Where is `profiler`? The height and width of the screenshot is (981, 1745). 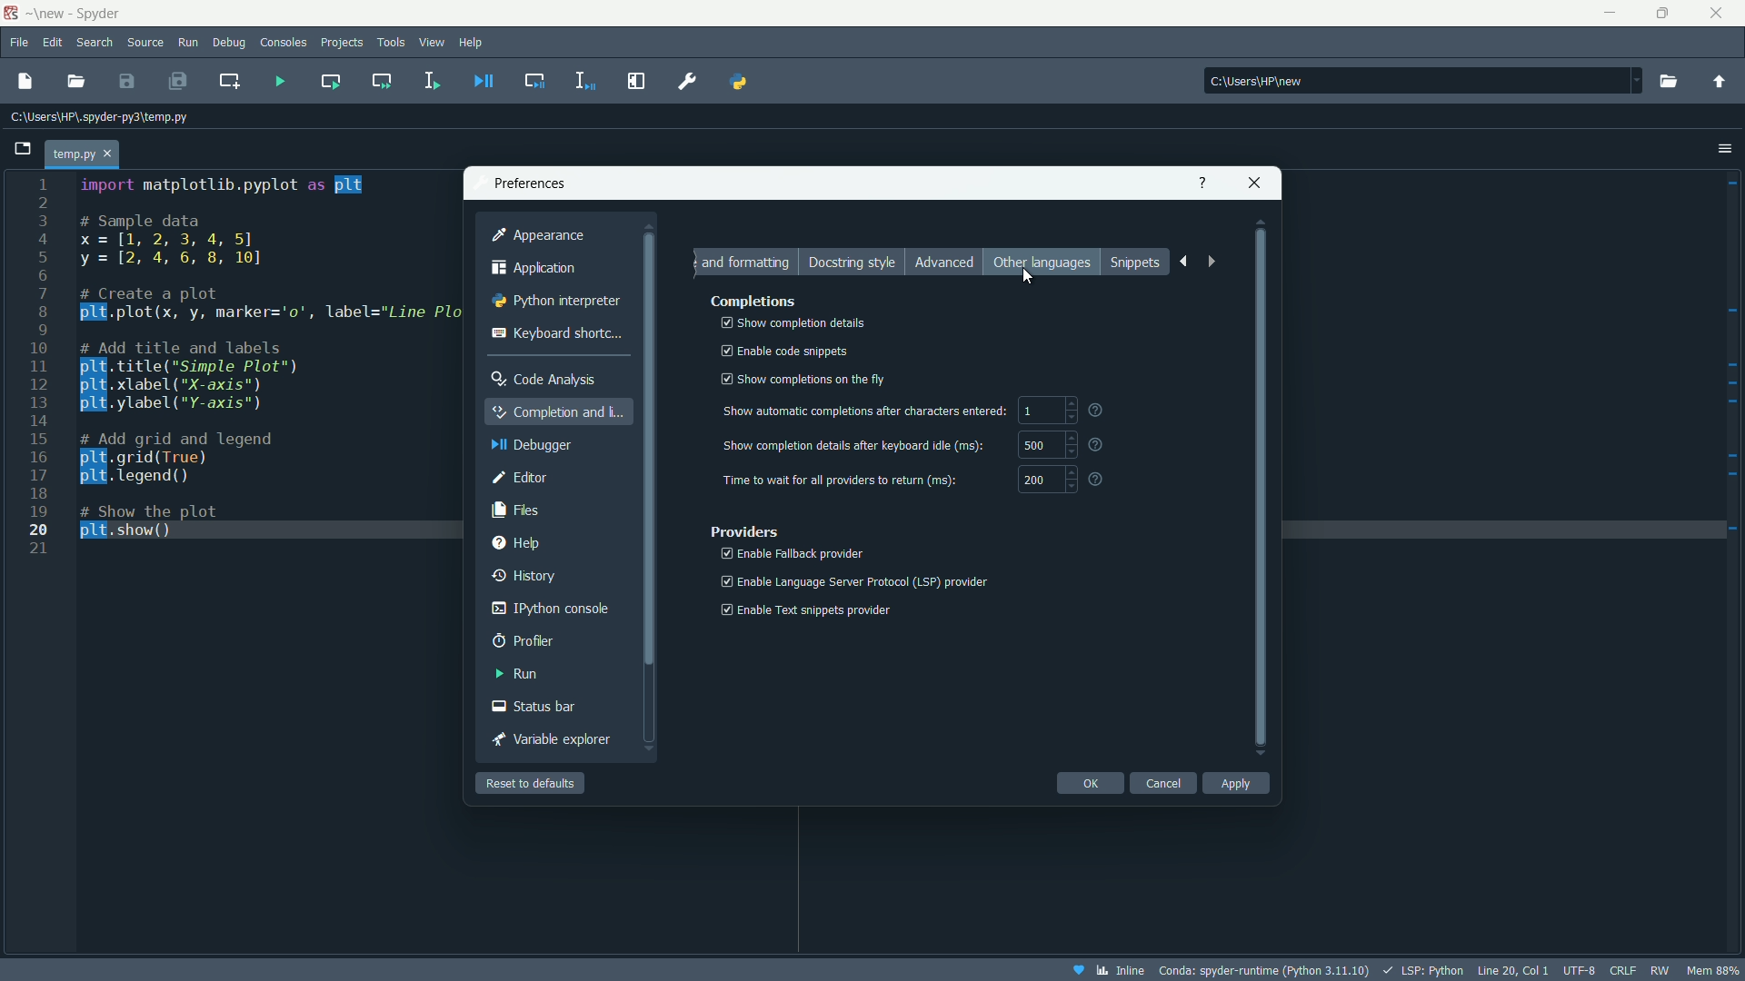 profiler is located at coordinates (523, 640).